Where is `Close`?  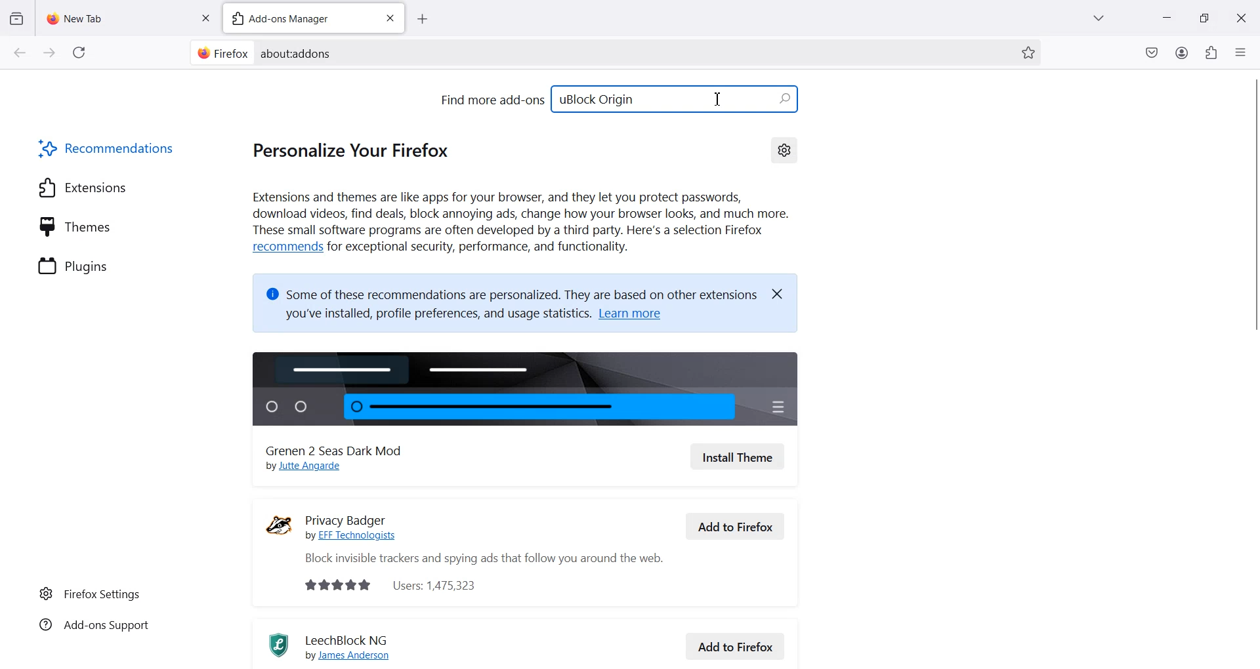 Close is located at coordinates (1241, 17).